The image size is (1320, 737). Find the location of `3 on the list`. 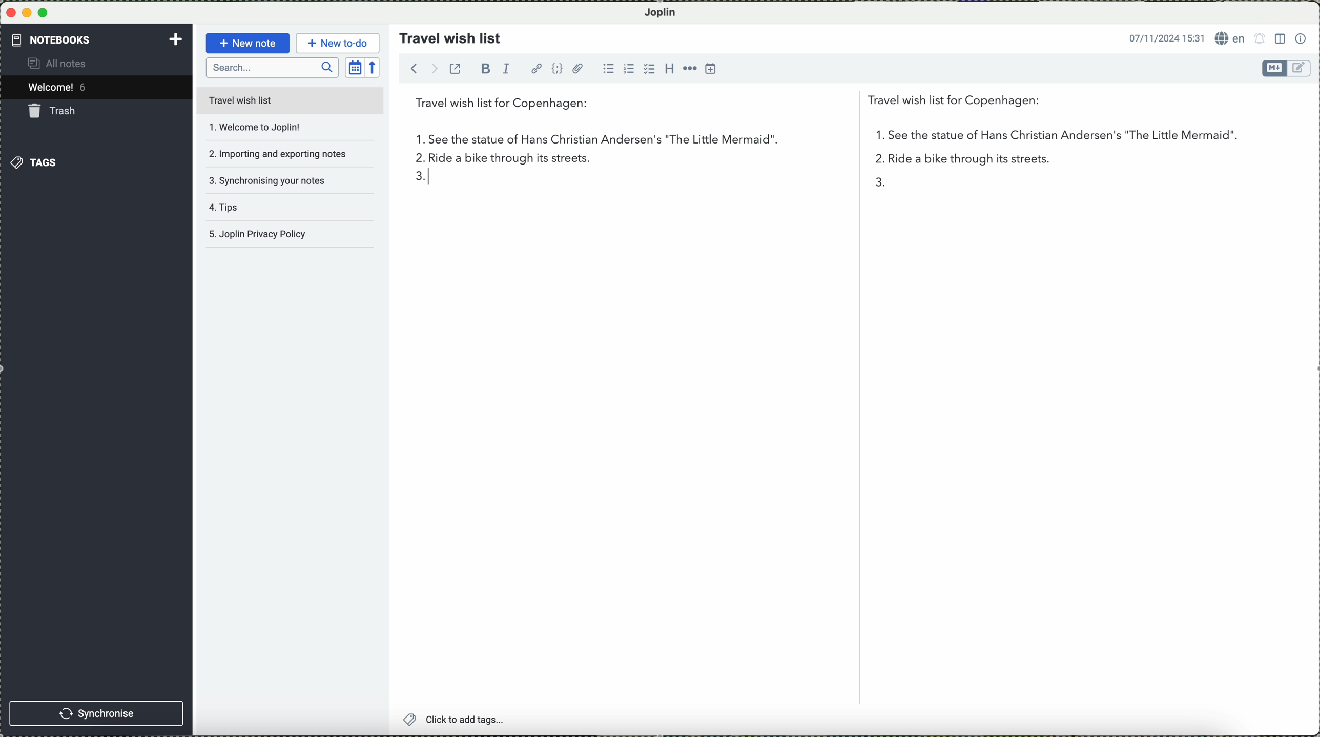

3 on the list is located at coordinates (412, 178).